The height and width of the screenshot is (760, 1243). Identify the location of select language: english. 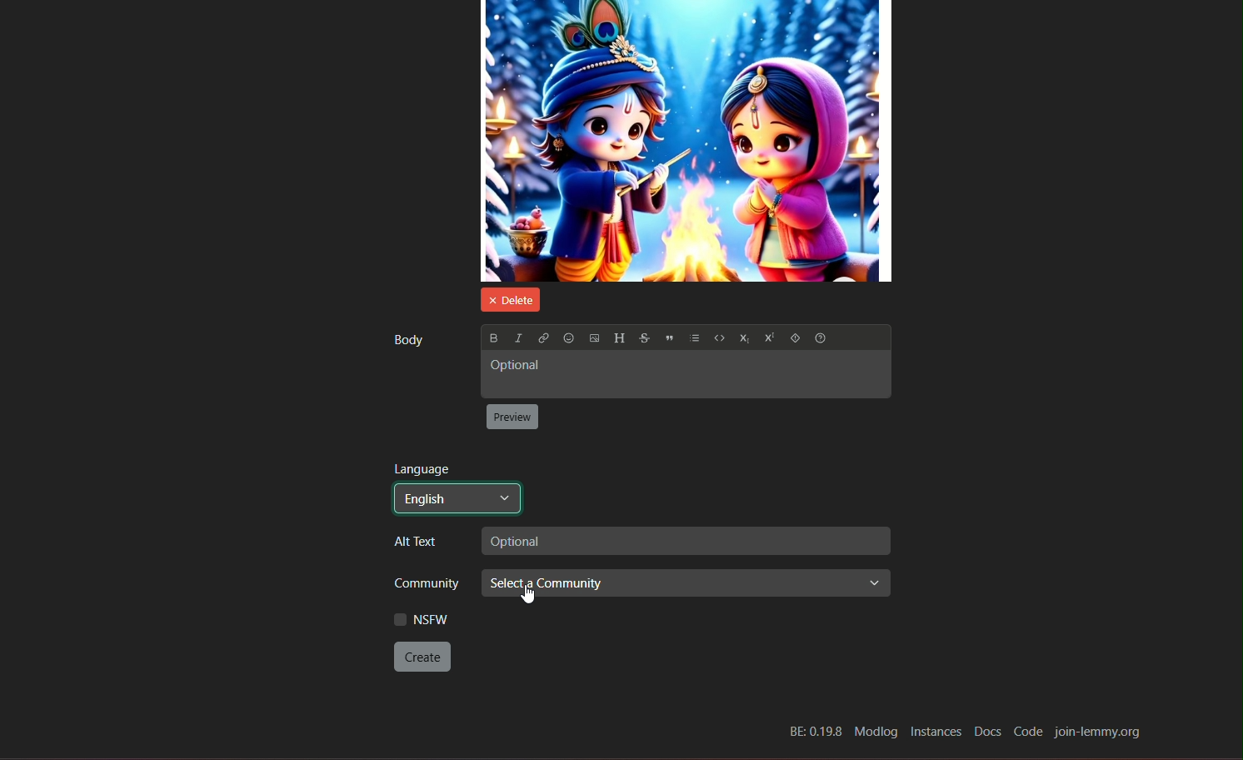
(457, 498).